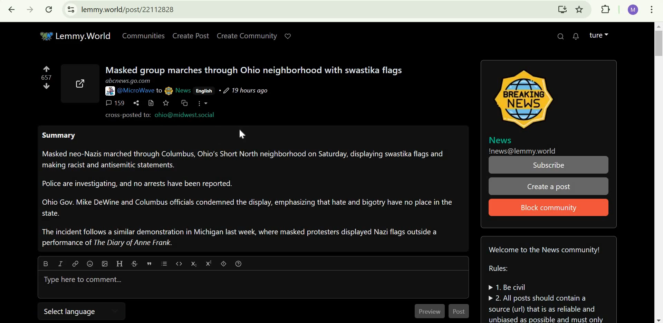  I want to click on downvote, so click(46, 86).